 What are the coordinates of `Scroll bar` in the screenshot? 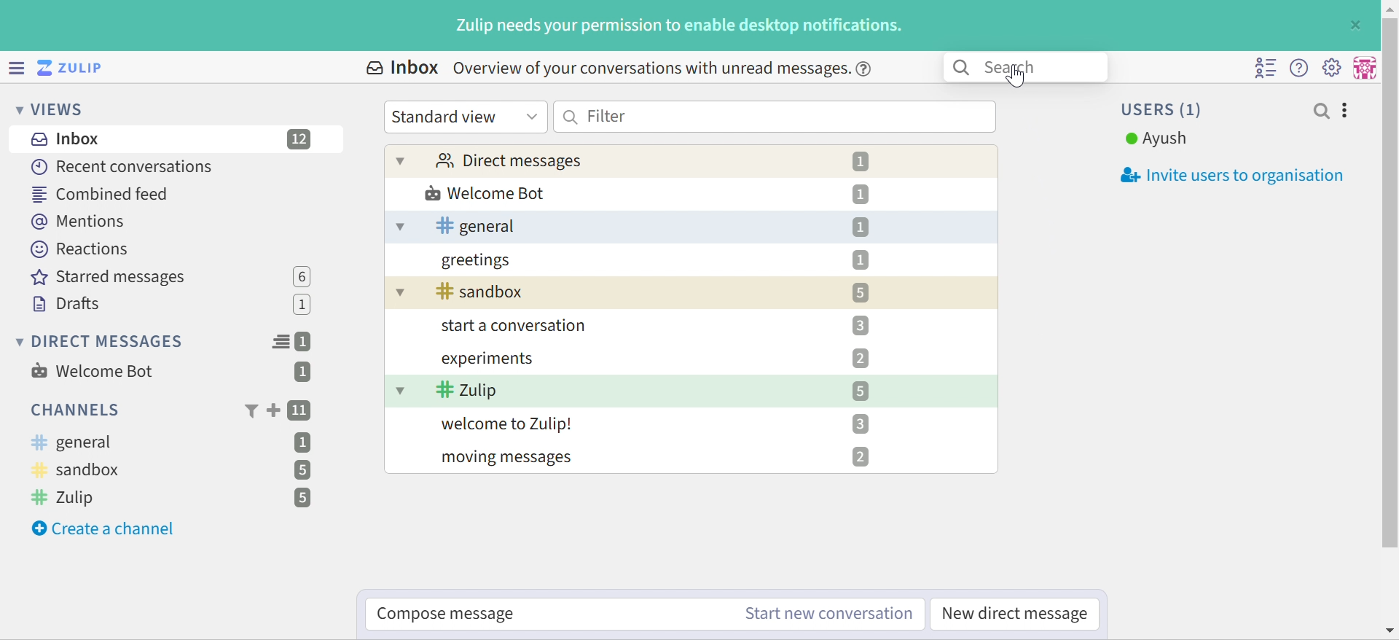 It's located at (1390, 283).